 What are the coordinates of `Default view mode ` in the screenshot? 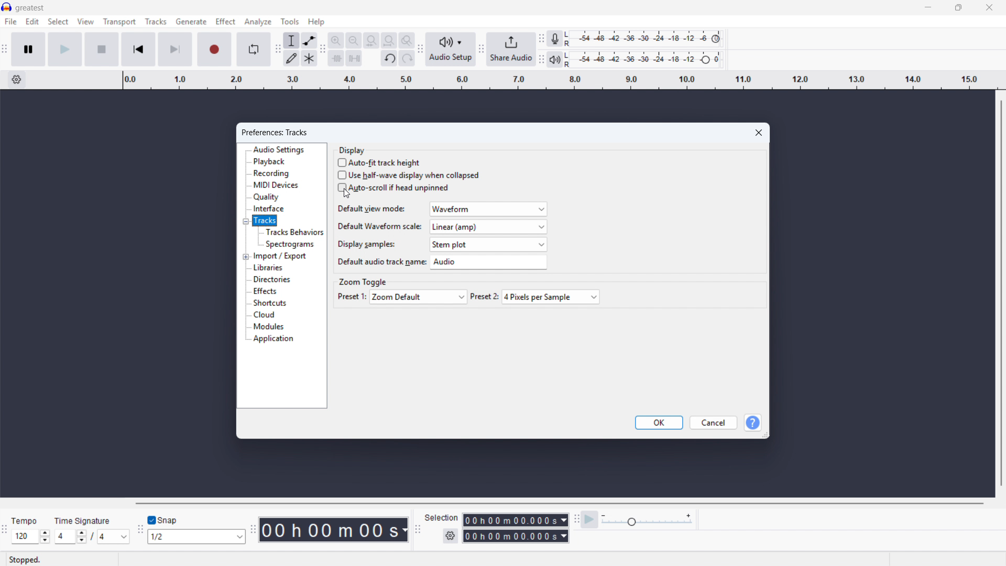 It's located at (489, 209).